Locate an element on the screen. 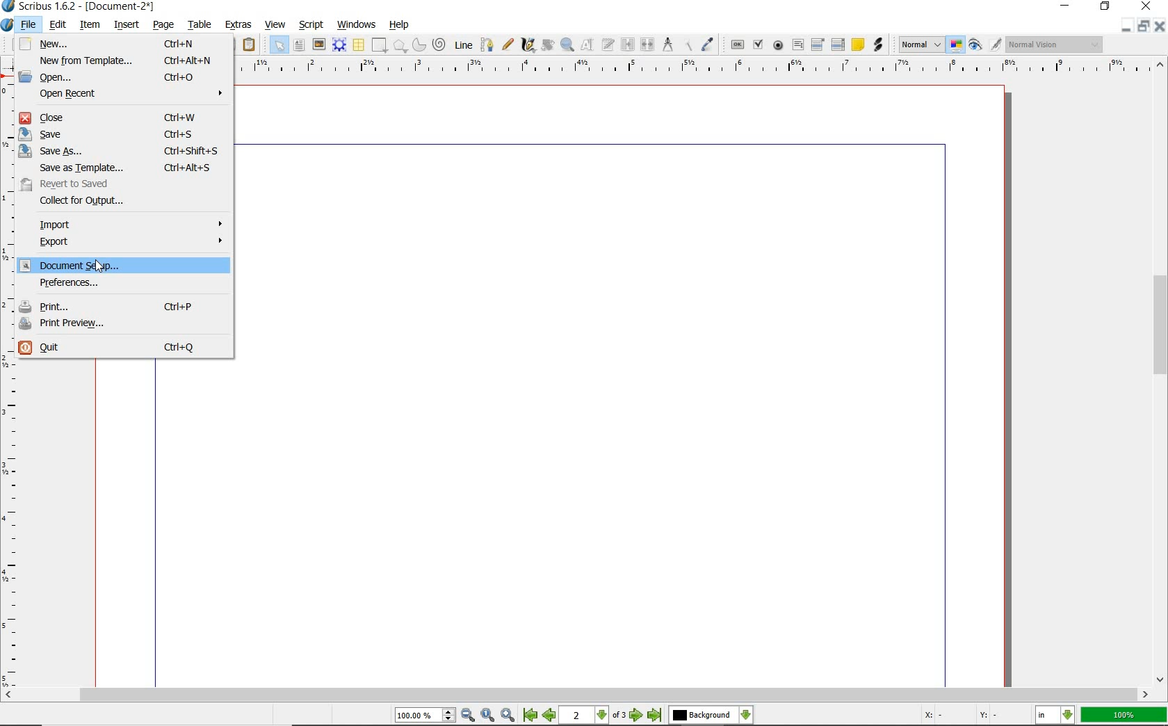 This screenshot has height=726, width=1168. script is located at coordinates (313, 24).